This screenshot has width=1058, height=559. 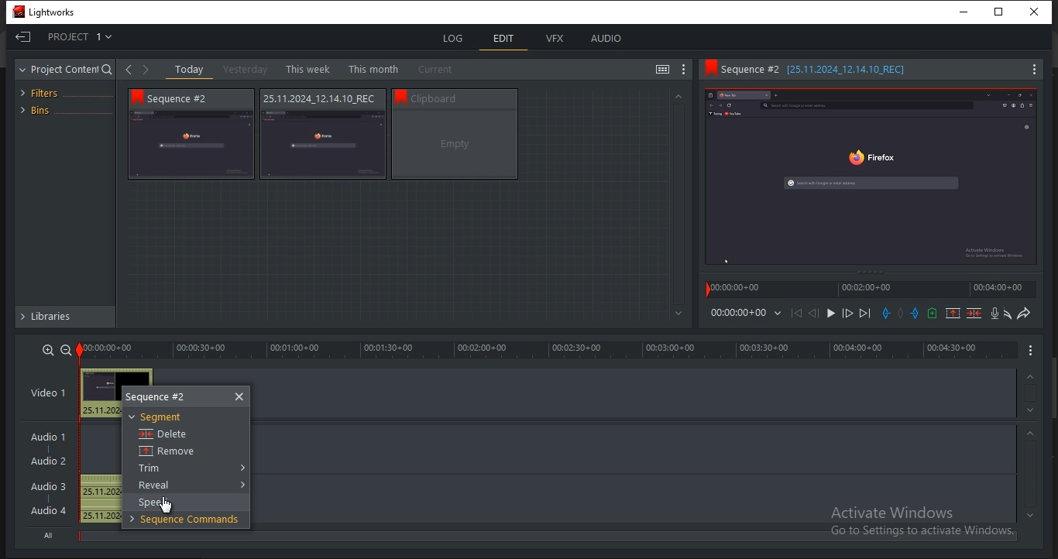 I want to click on timeline navigation up arrow, so click(x=1030, y=433).